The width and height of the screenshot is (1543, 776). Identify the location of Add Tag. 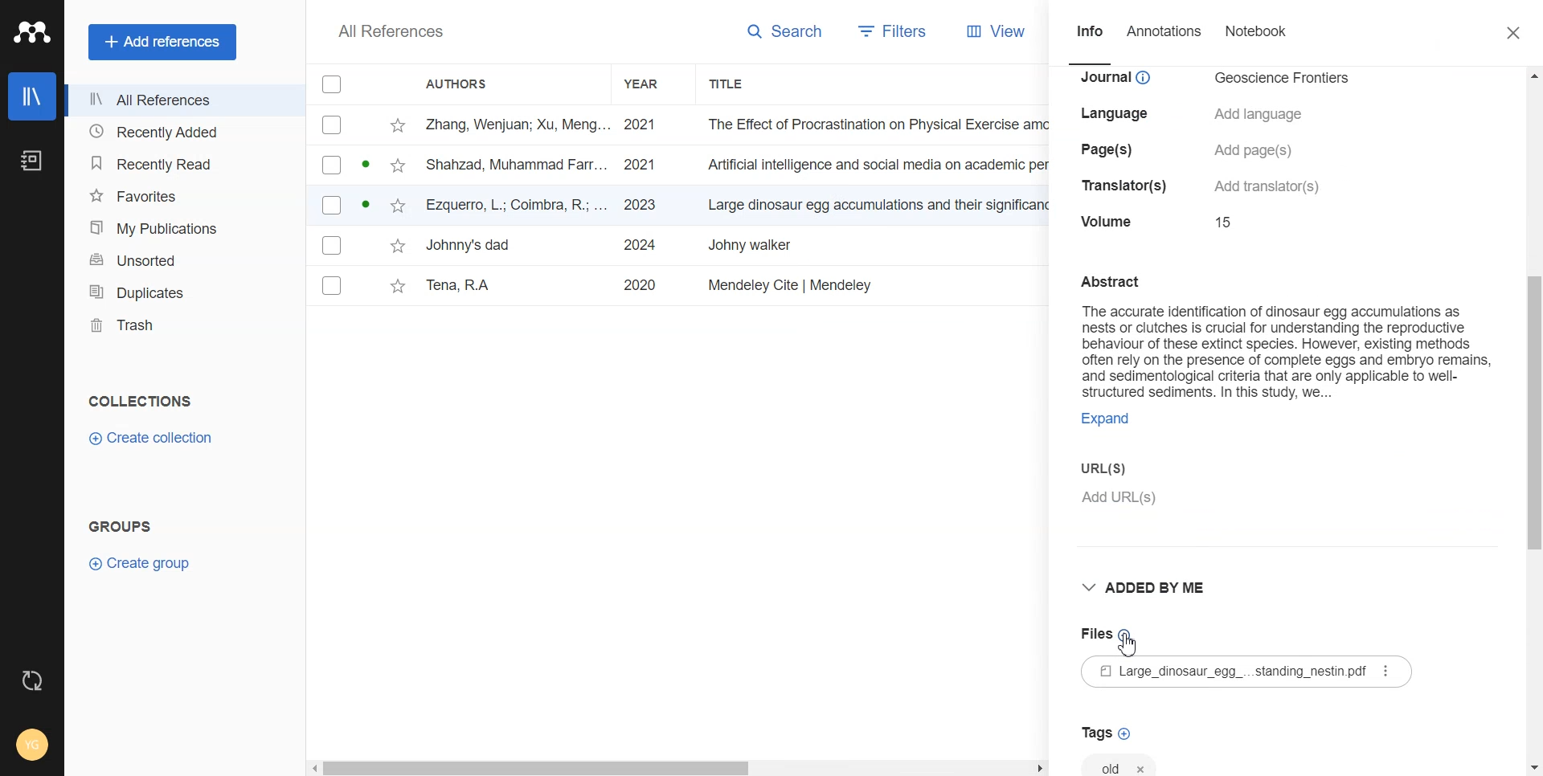
(1105, 733).